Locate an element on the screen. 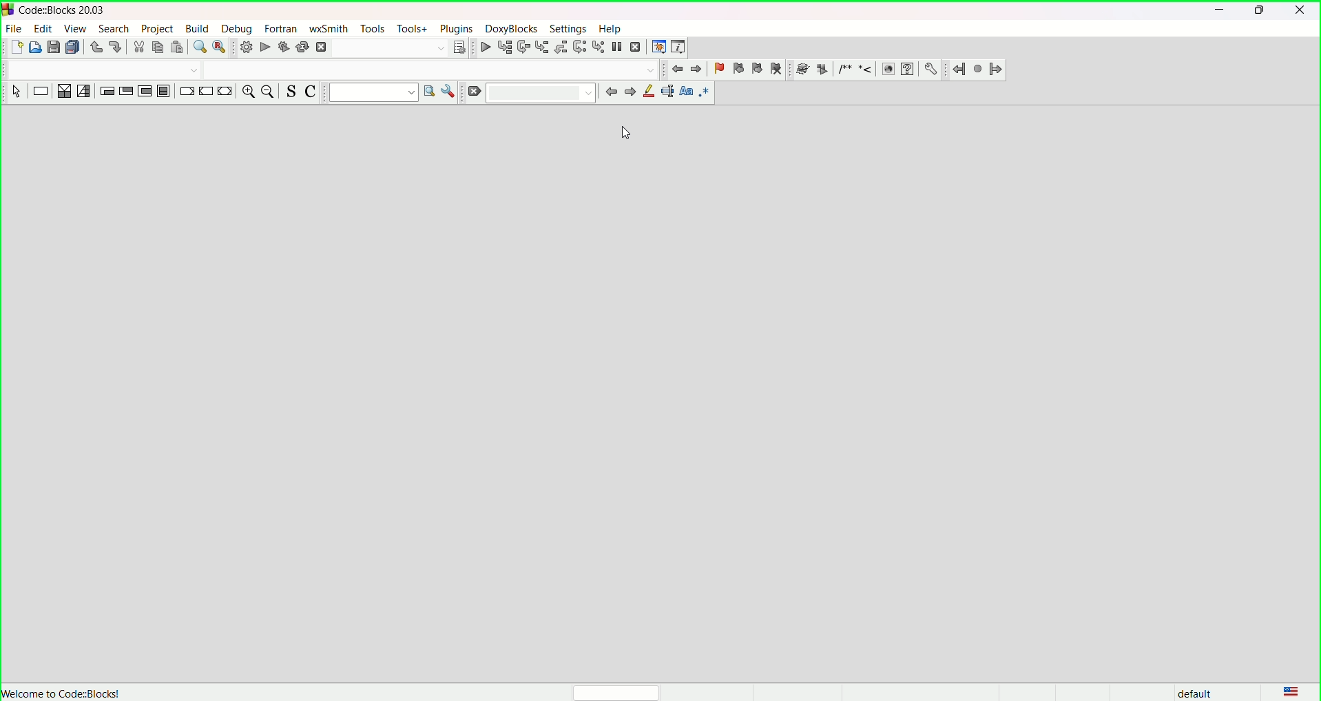  HTML is located at coordinates (886, 70).